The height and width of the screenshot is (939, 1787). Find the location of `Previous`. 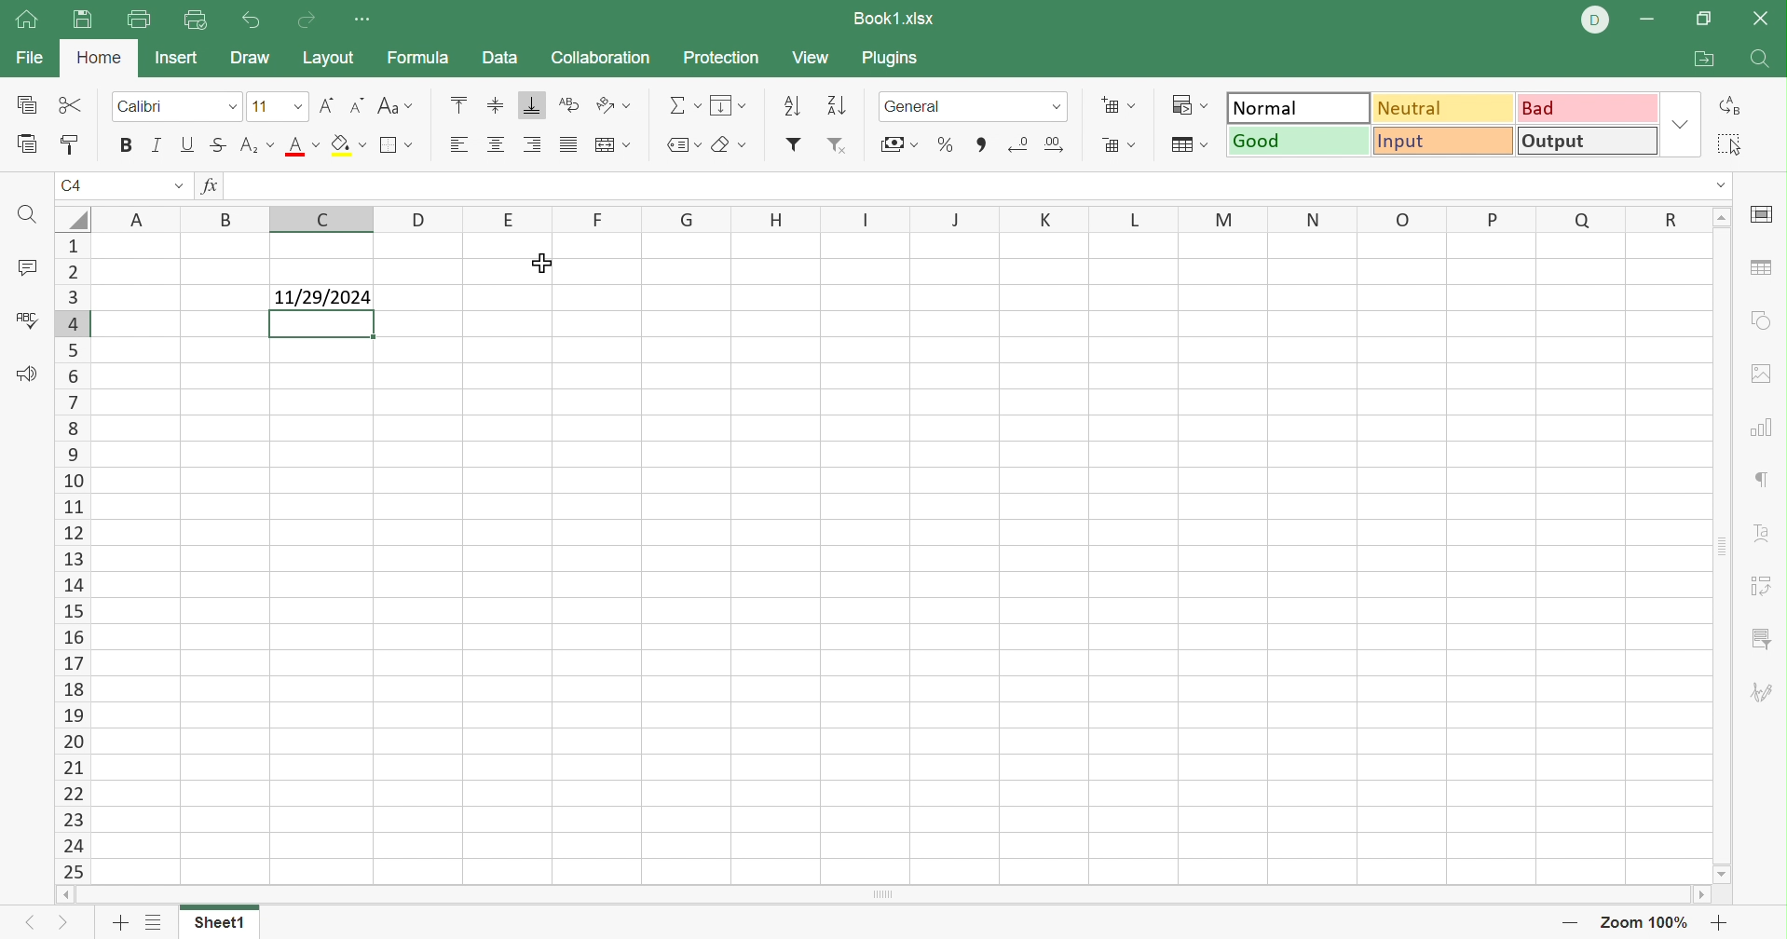

Previous is located at coordinates (21, 925).